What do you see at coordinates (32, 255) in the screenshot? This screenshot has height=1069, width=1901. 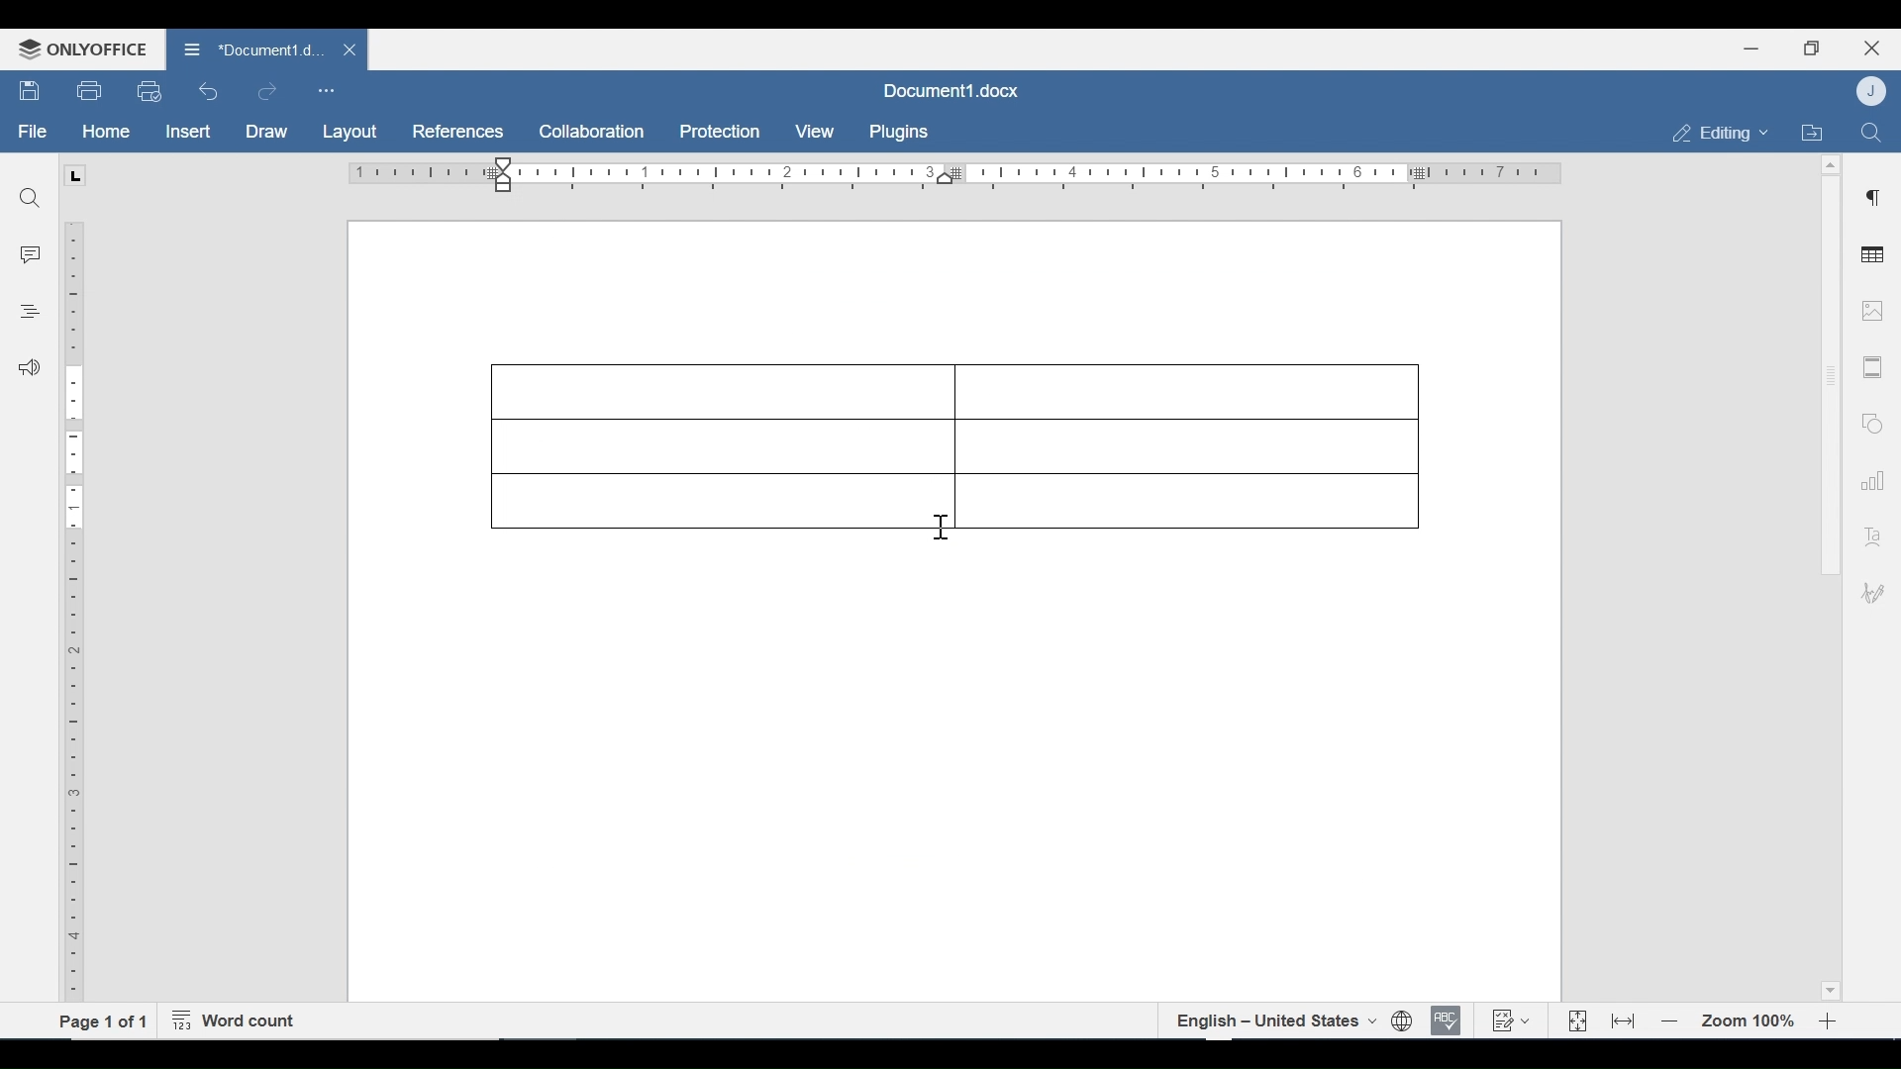 I see `Comment` at bounding box center [32, 255].